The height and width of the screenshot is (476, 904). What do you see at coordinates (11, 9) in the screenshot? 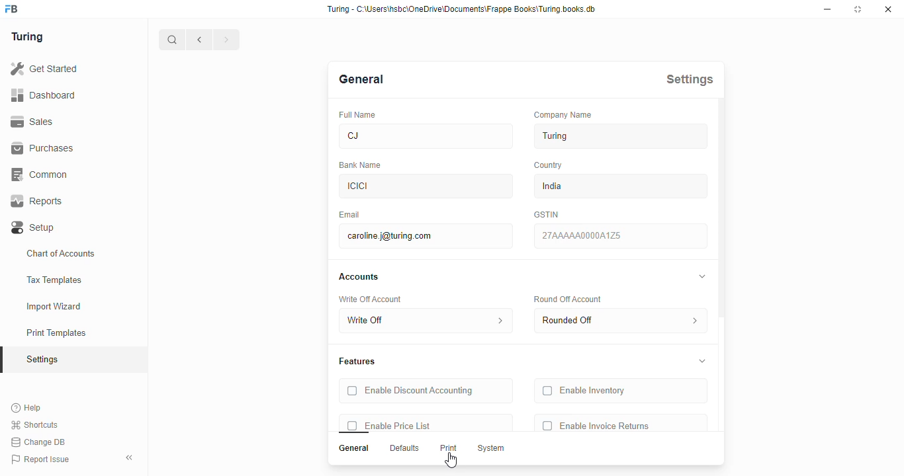
I see `FB-logo` at bounding box center [11, 9].